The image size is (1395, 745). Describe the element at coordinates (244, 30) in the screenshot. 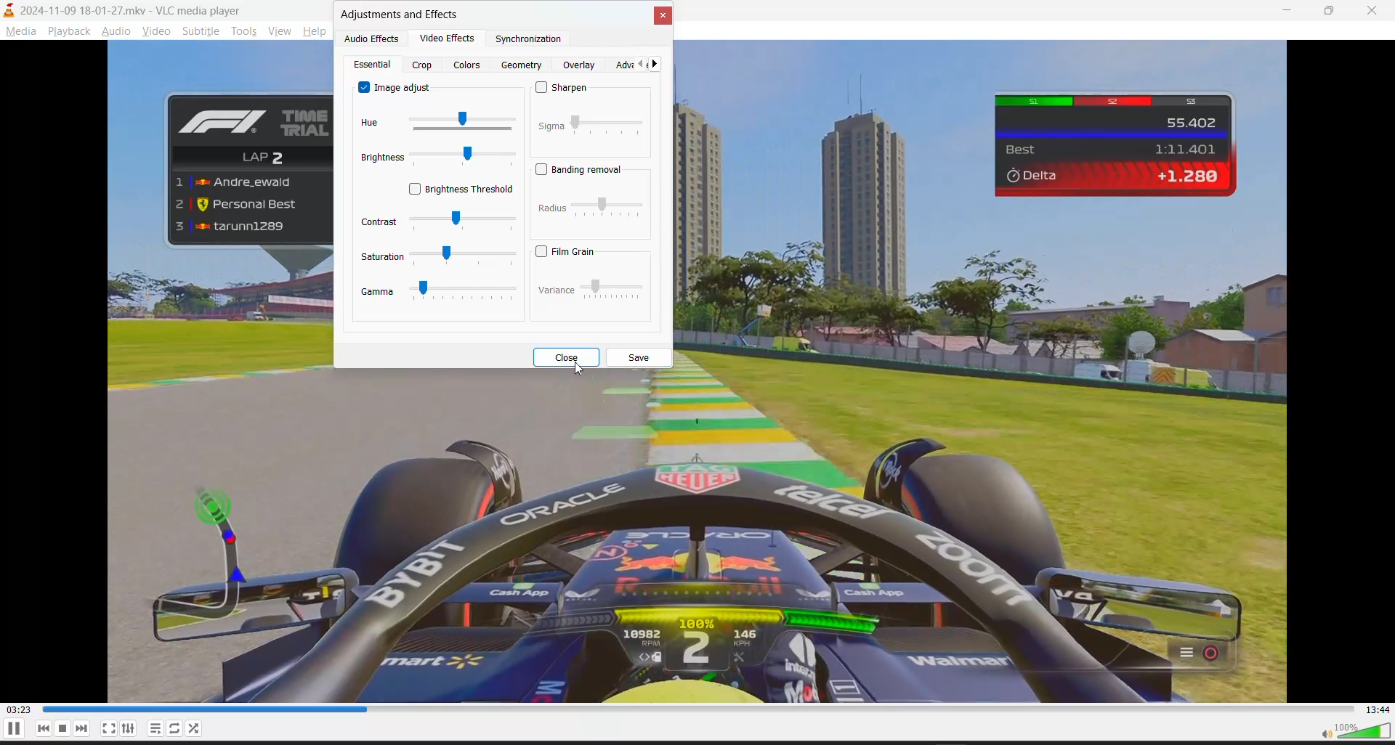

I see `tools` at that location.